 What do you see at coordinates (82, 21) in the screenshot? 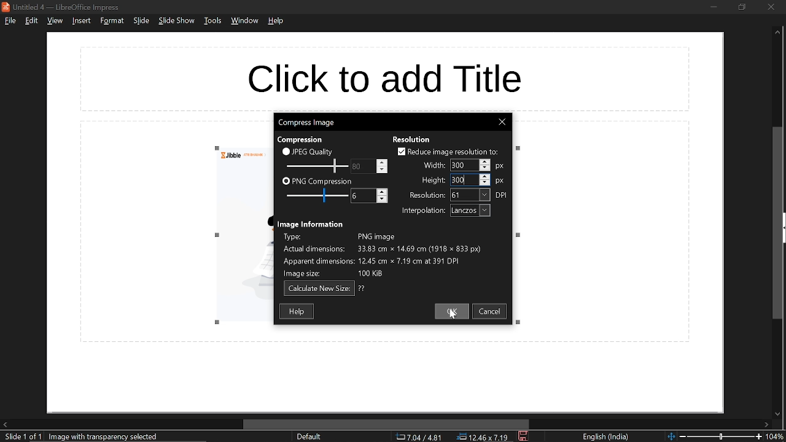
I see `insert` at bounding box center [82, 21].